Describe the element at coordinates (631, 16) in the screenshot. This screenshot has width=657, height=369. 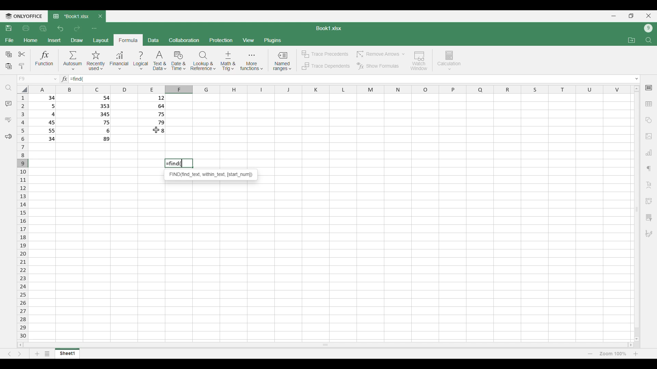
I see `Show in smaller tab` at that location.